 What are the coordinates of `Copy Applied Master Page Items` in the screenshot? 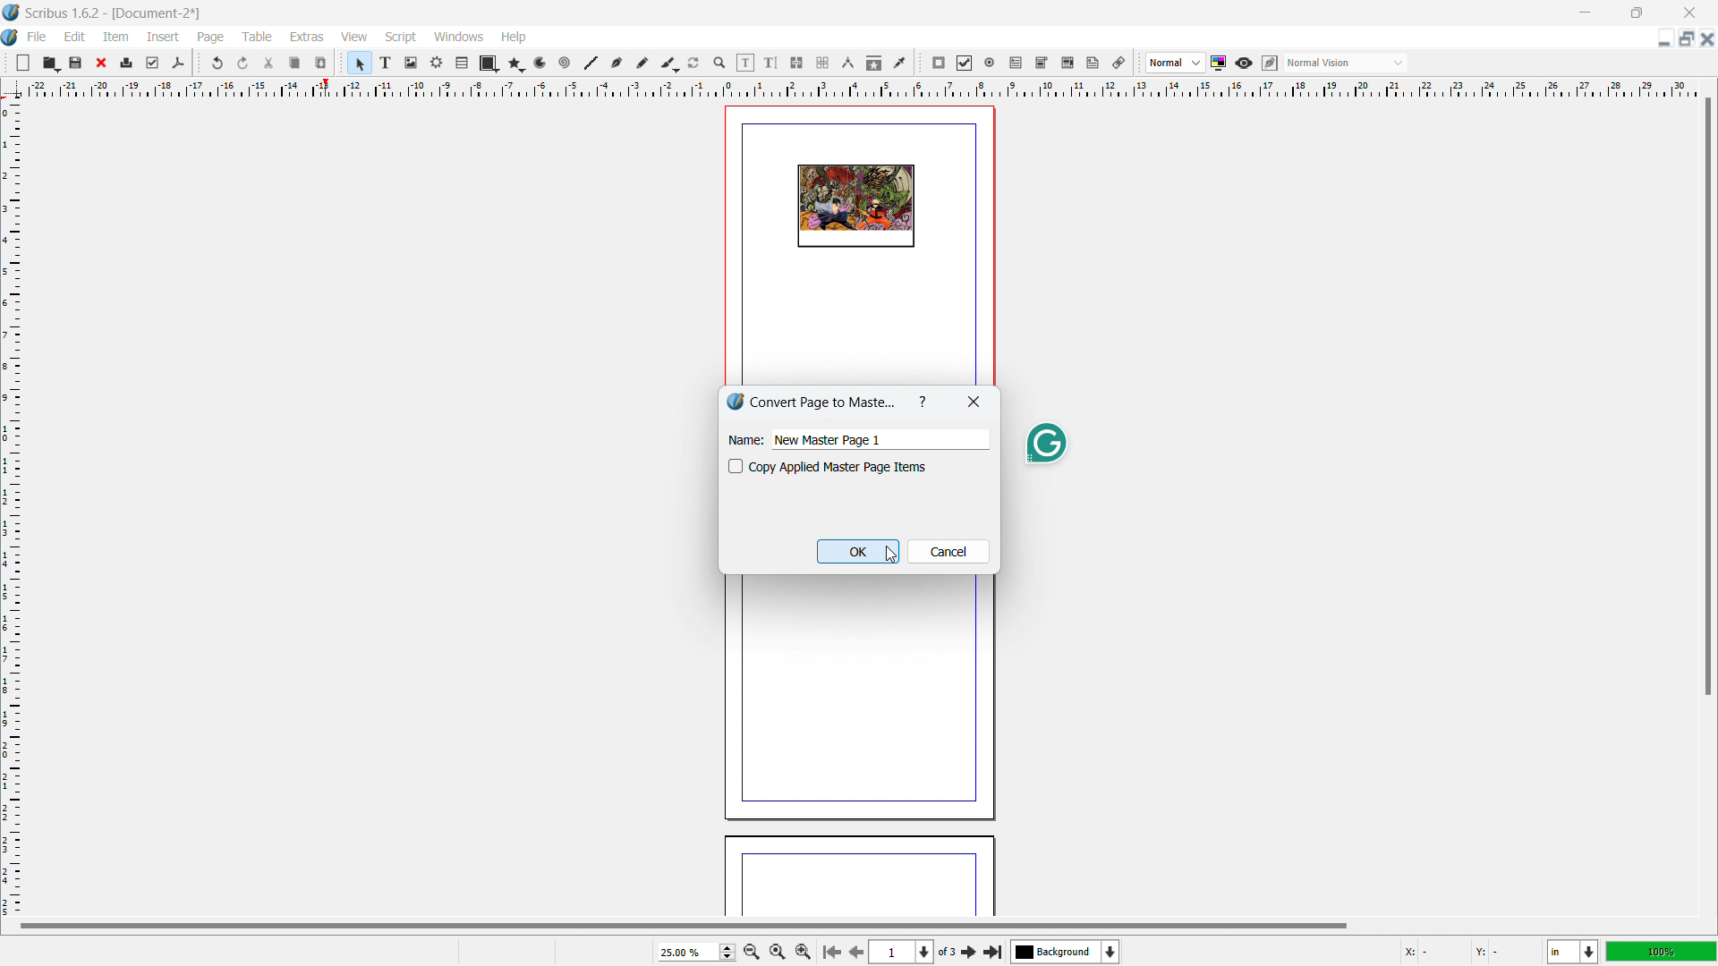 It's located at (839, 467).